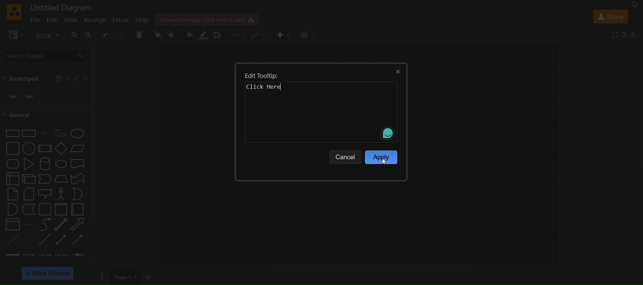  Describe the element at coordinates (47, 36) in the screenshot. I see `zoom` at that location.